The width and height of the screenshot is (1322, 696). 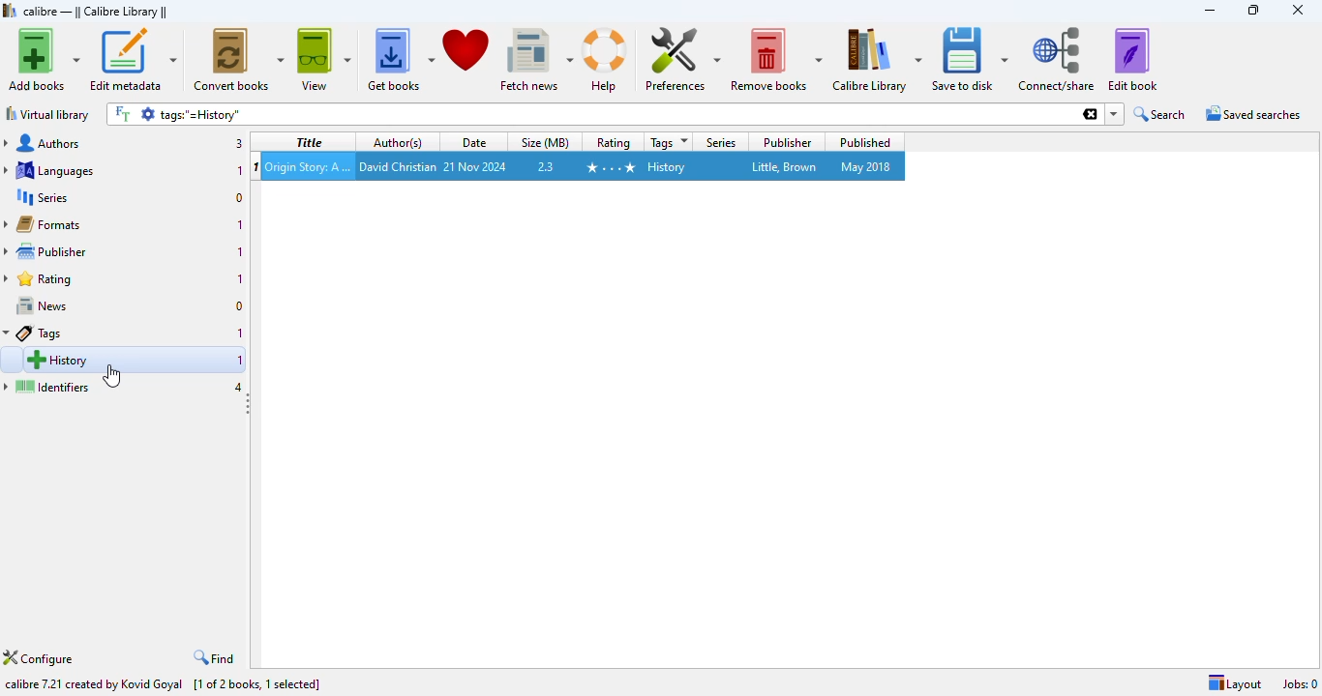 I want to click on news, so click(x=42, y=304).